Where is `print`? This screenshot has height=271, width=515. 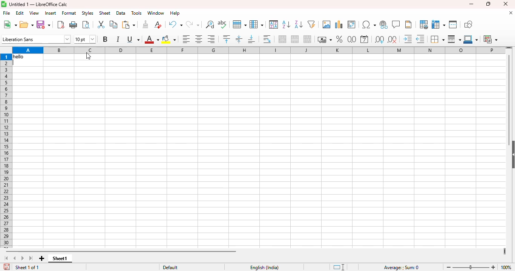 print is located at coordinates (74, 24).